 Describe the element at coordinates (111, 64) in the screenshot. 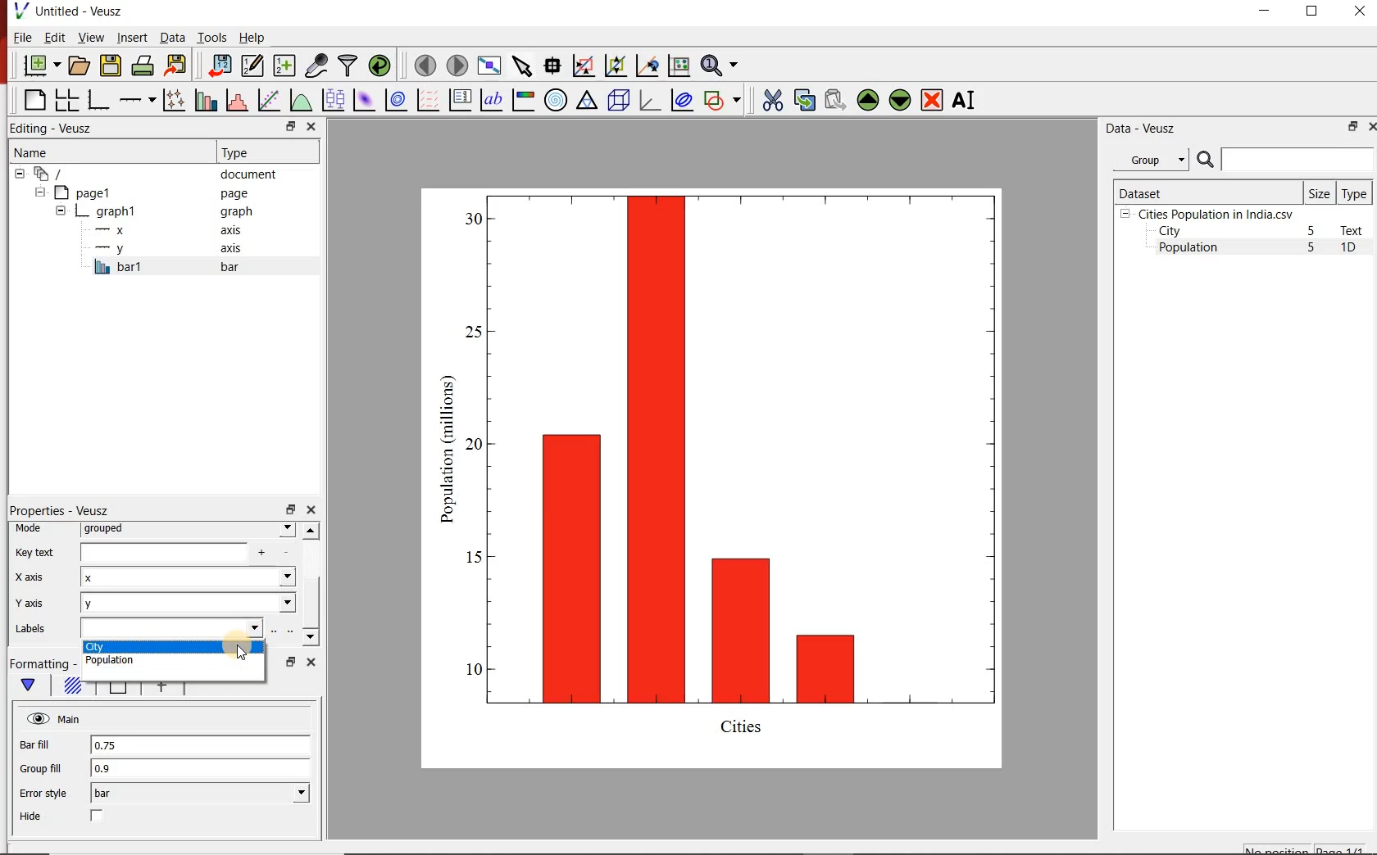

I see `save the document` at that location.